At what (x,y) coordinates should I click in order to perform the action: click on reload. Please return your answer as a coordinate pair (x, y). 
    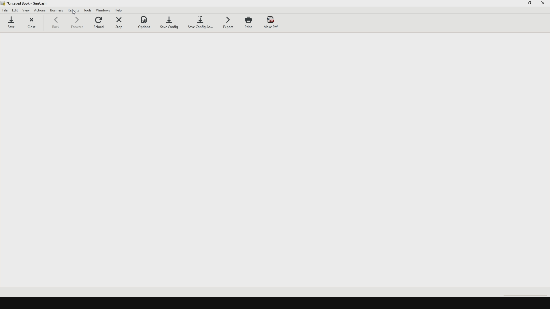
    Looking at the image, I should click on (100, 23).